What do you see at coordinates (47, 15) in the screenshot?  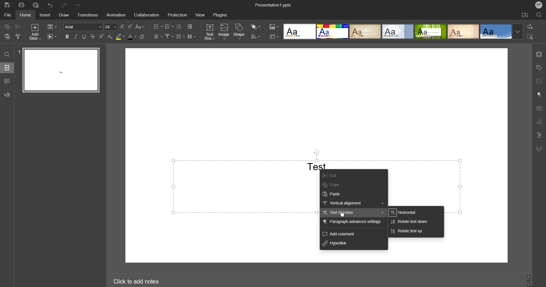 I see `Insert` at bounding box center [47, 15].